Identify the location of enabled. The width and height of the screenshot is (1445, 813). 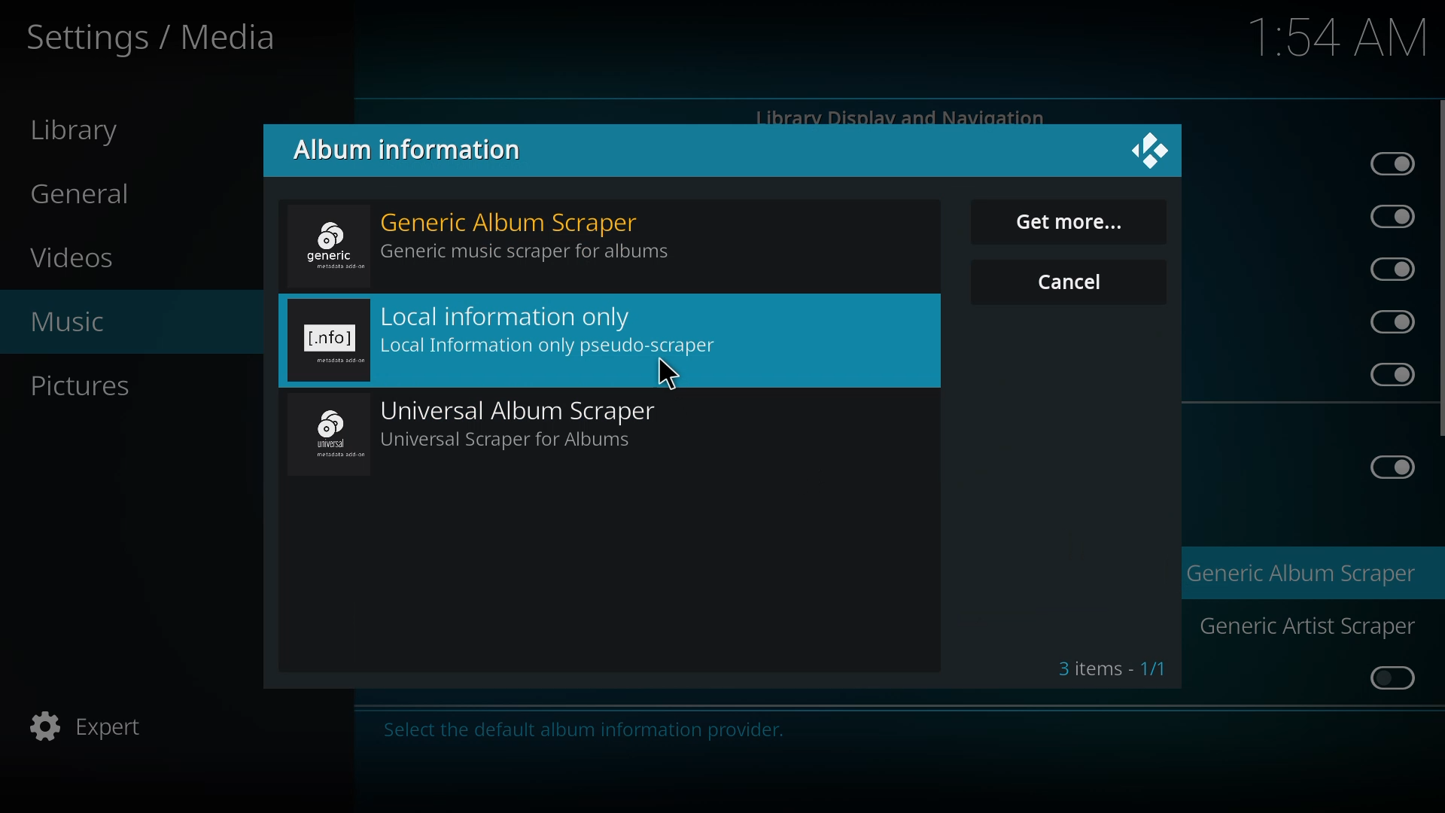
(1389, 321).